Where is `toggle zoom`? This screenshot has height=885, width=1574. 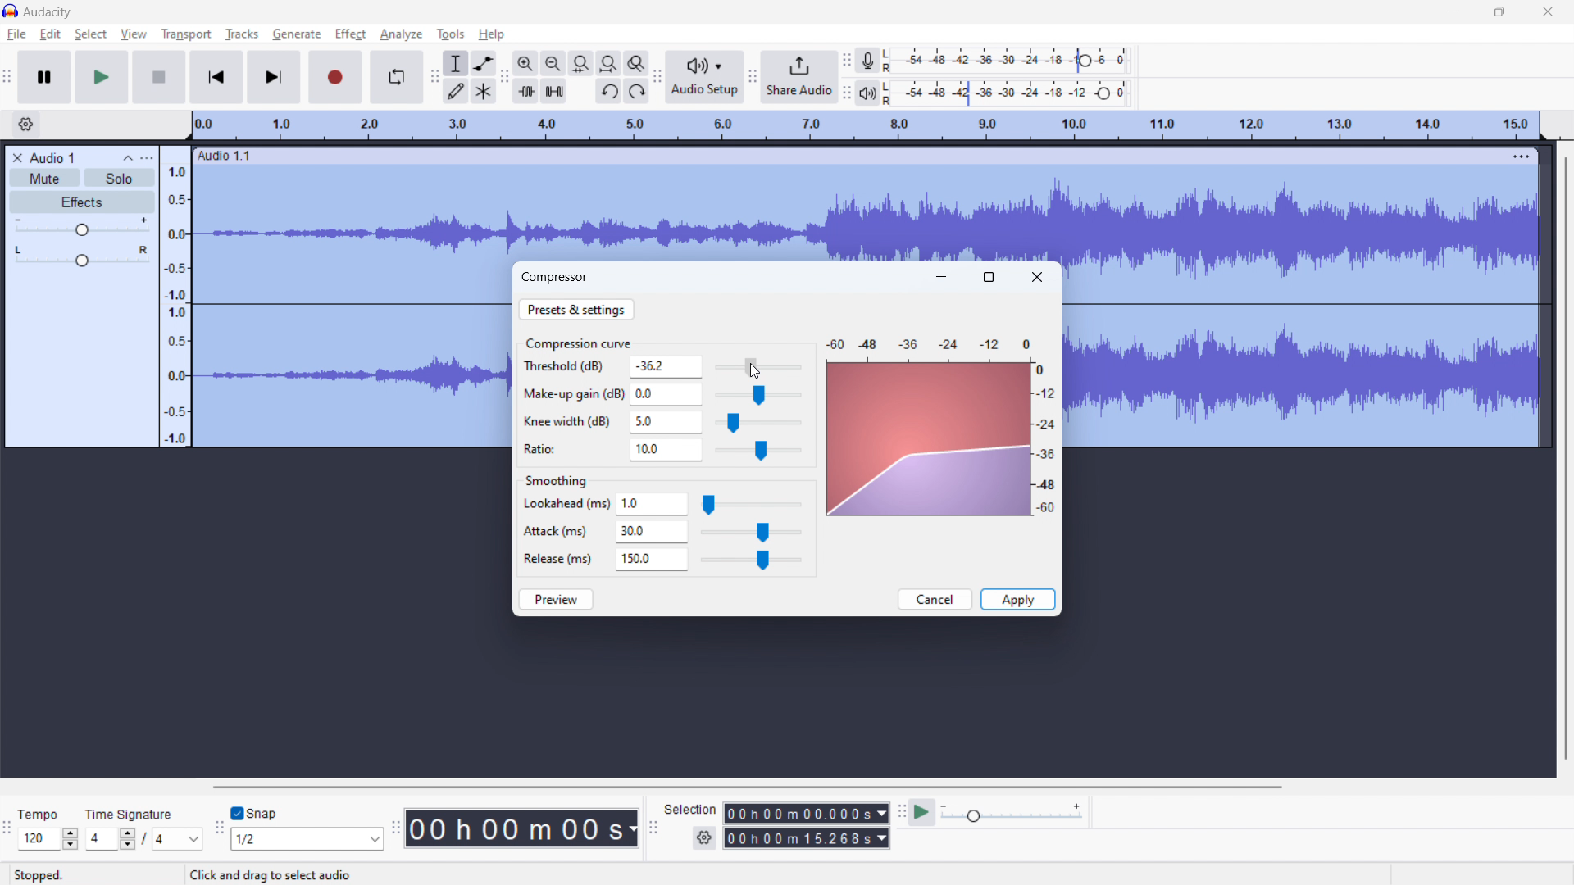
toggle zoom is located at coordinates (637, 63).